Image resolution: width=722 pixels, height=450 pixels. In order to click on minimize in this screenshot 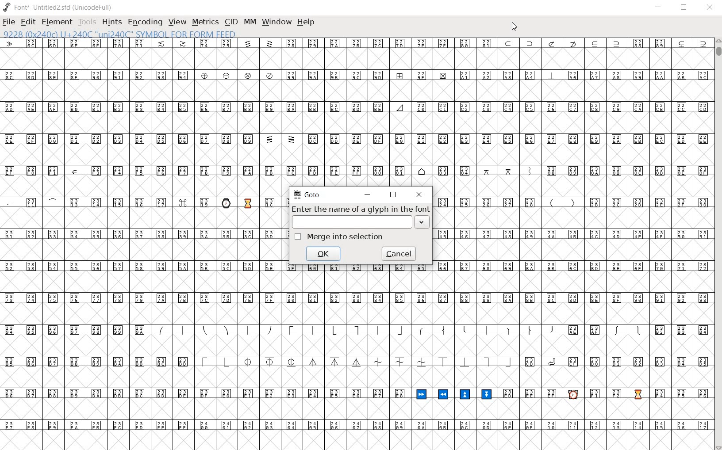, I will do `click(659, 7)`.